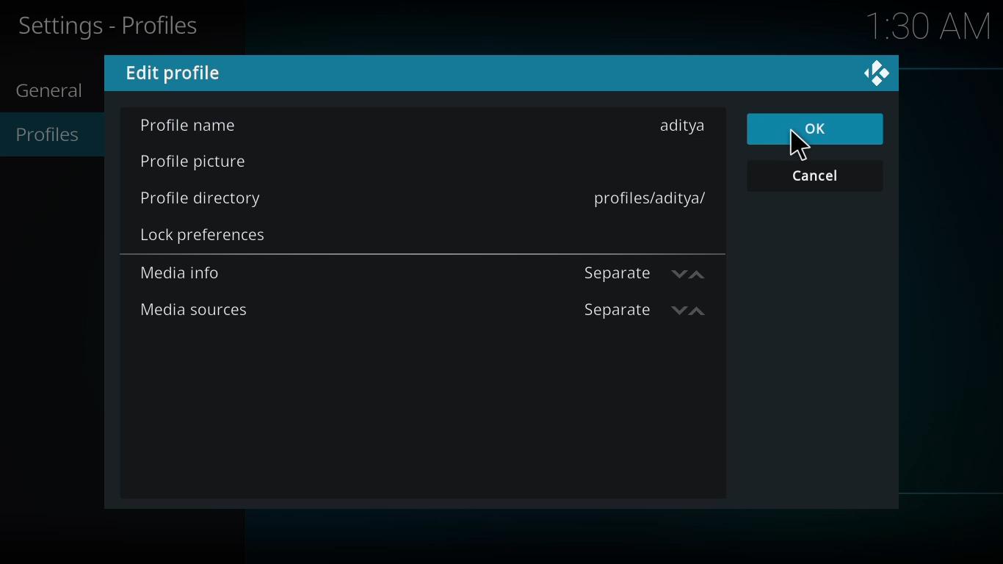  I want to click on edit profile, so click(176, 72).